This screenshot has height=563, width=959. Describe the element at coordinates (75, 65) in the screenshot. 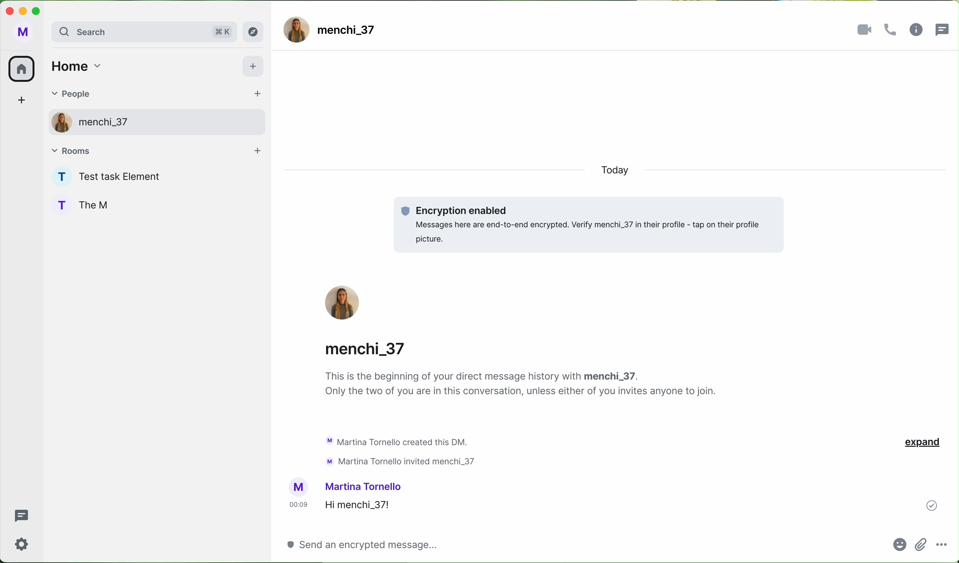

I see `home` at that location.